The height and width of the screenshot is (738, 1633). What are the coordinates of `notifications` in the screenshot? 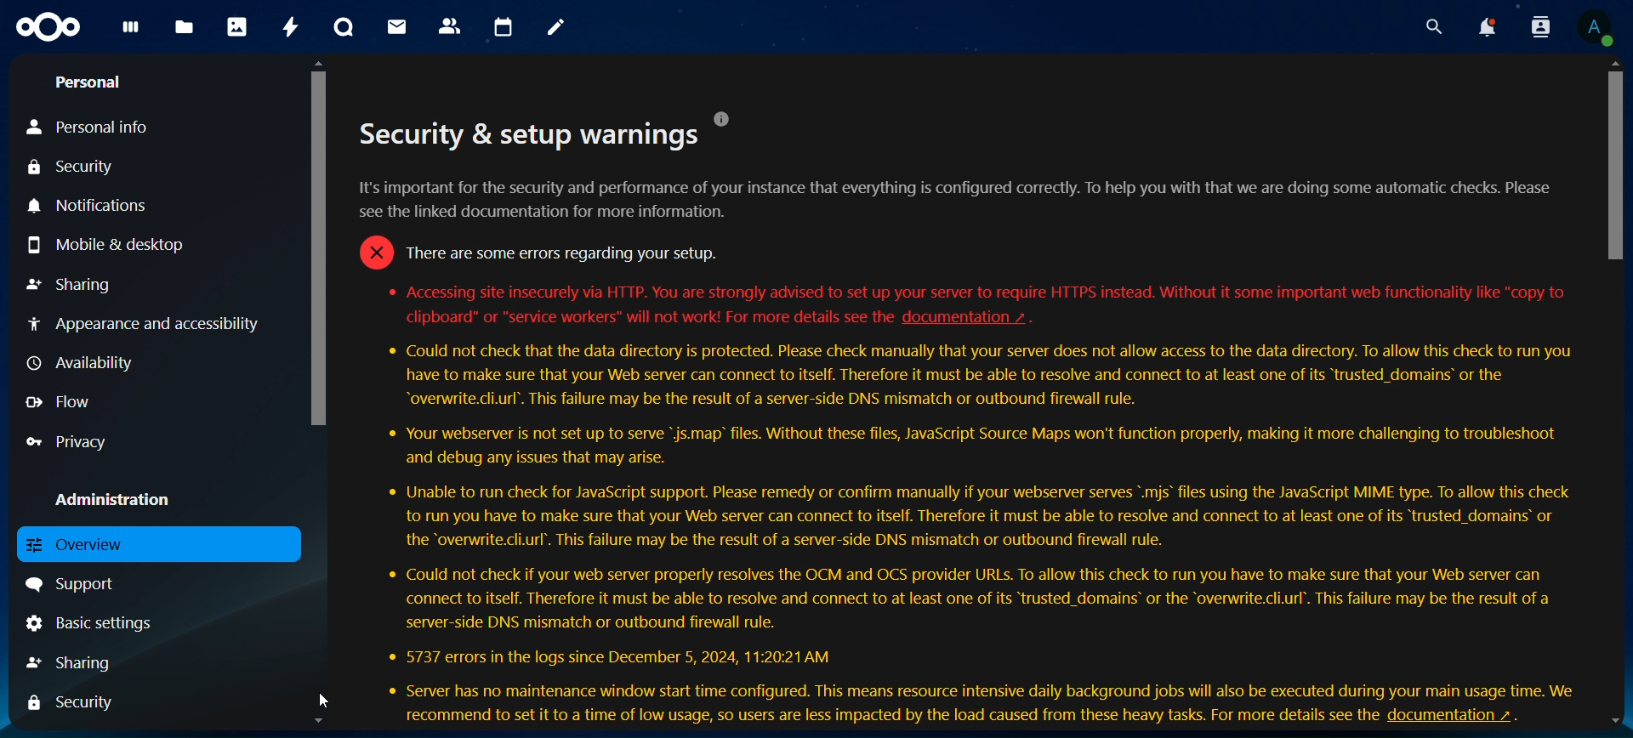 It's located at (95, 205).